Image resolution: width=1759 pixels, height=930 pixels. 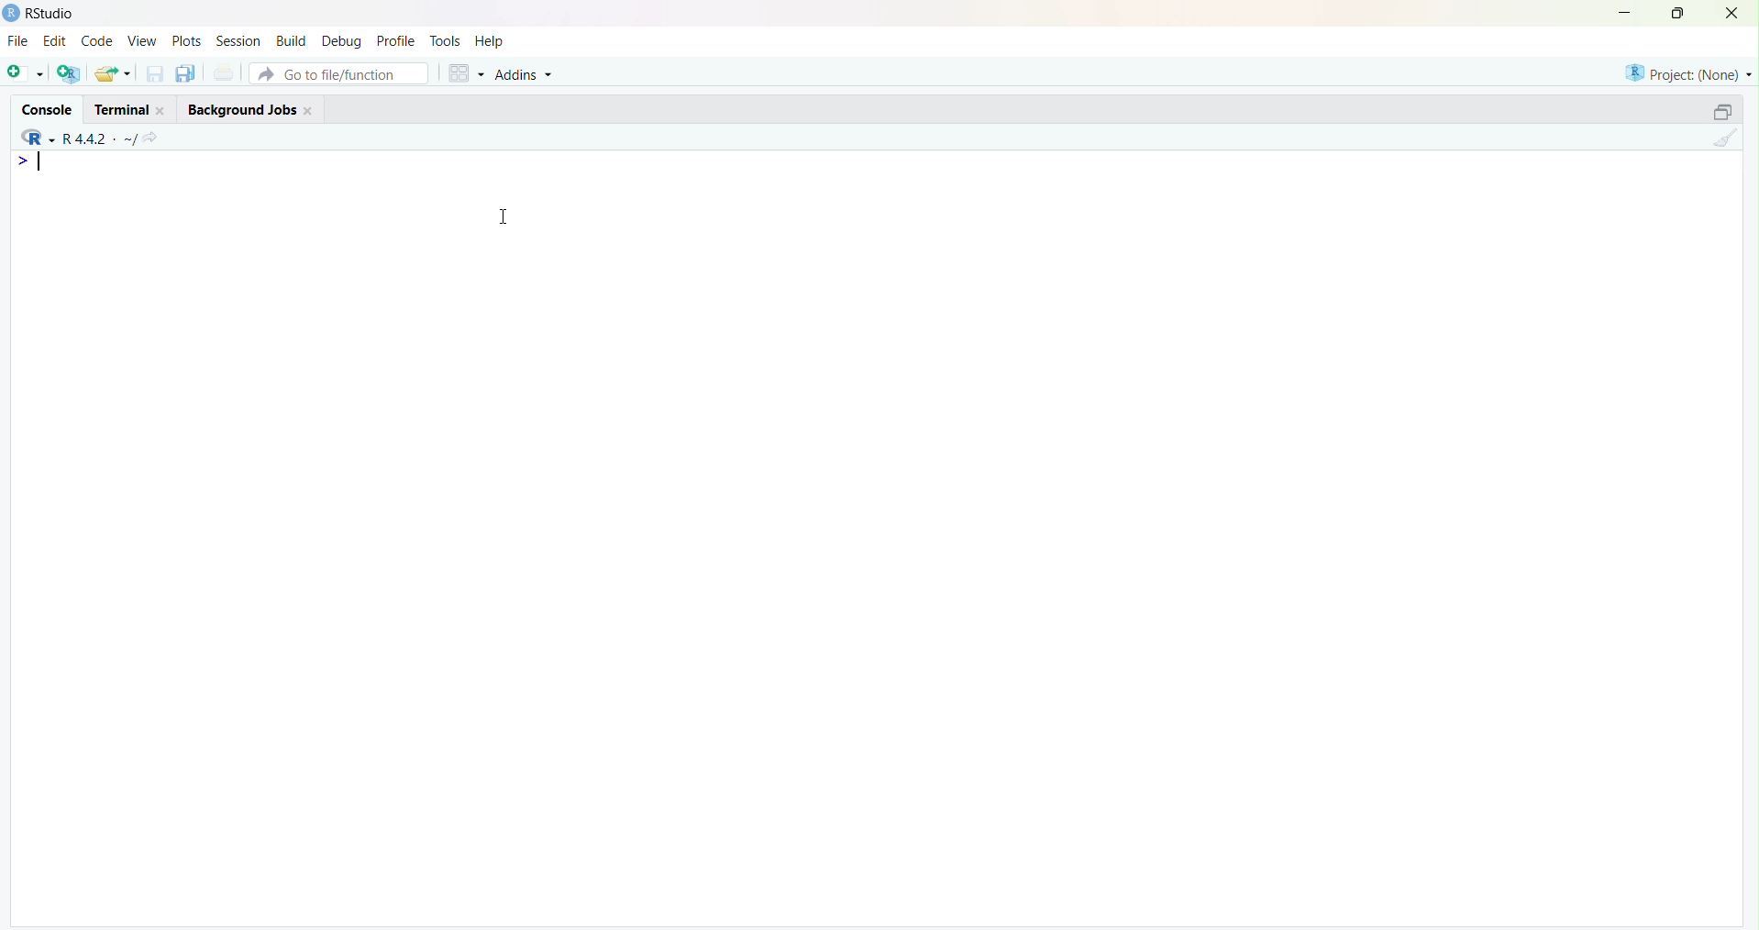 I want to click on Debug, so click(x=343, y=39).